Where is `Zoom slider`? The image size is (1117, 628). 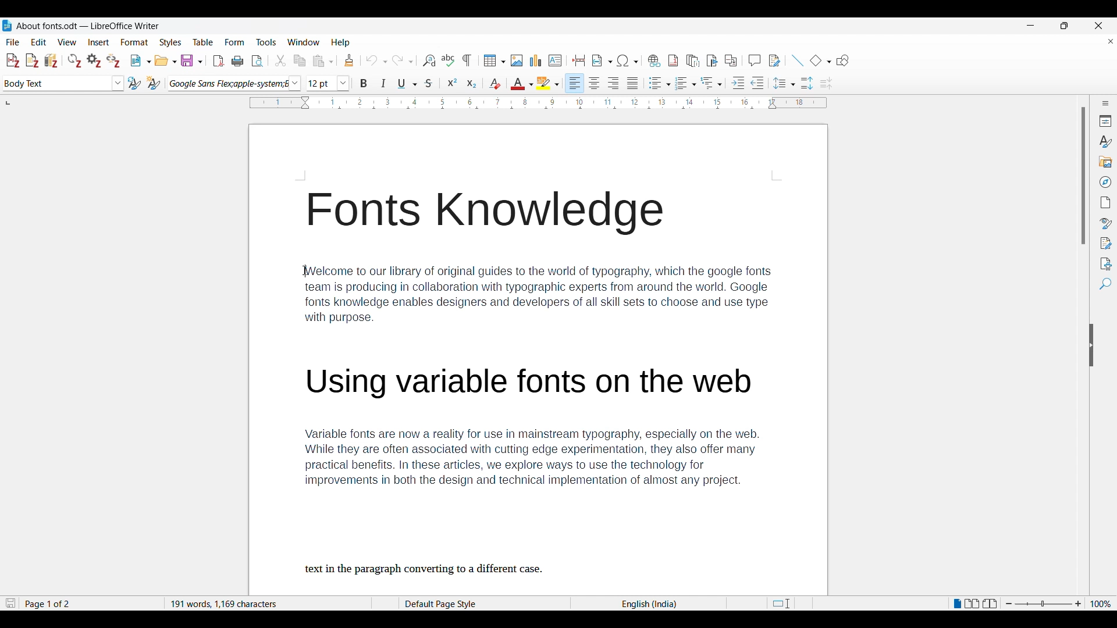 Zoom slider is located at coordinates (1044, 603).